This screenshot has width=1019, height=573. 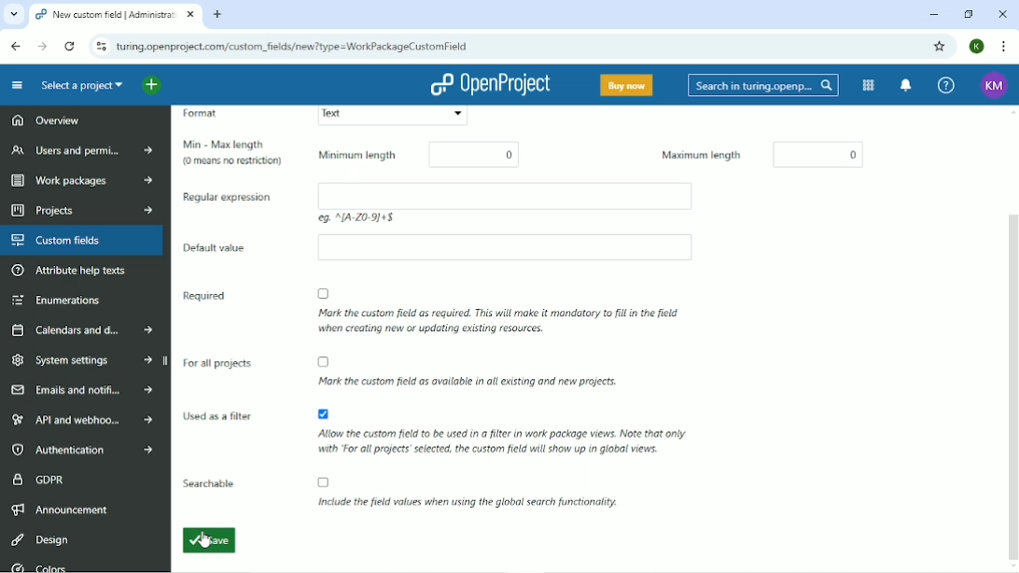 What do you see at coordinates (516, 195) in the screenshot?
I see `empty box` at bounding box center [516, 195].